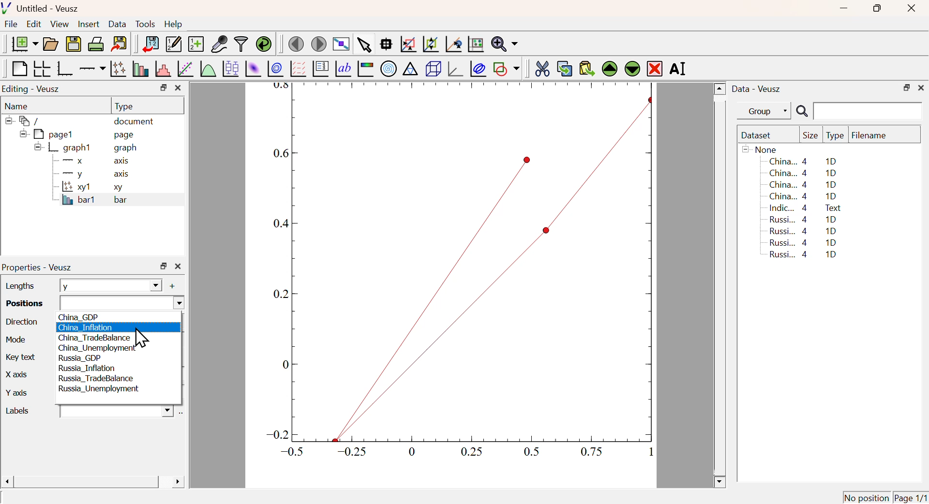  Describe the element at coordinates (921, 87) in the screenshot. I see `Close` at that location.